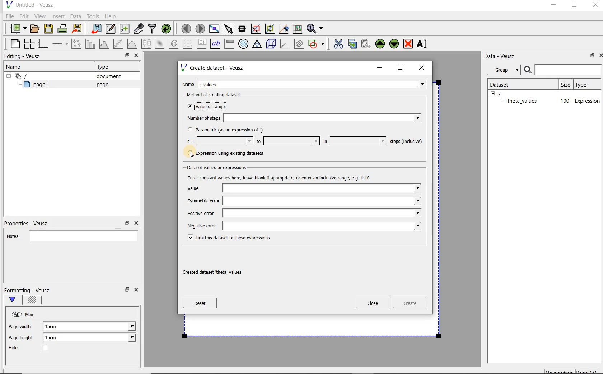 This screenshot has width=603, height=374. Describe the element at coordinates (90, 44) in the screenshot. I see `plot bar charts` at that location.